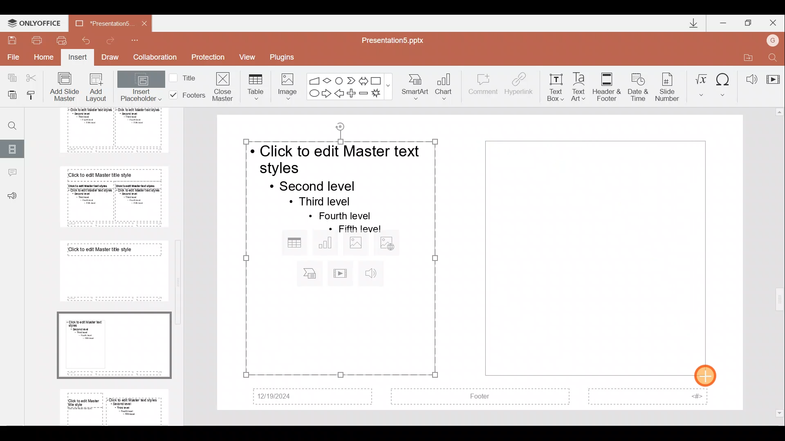  What do you see at coordinates (254, 86) in the screenshot?
I see `Table` at bounding box center [254, 86].